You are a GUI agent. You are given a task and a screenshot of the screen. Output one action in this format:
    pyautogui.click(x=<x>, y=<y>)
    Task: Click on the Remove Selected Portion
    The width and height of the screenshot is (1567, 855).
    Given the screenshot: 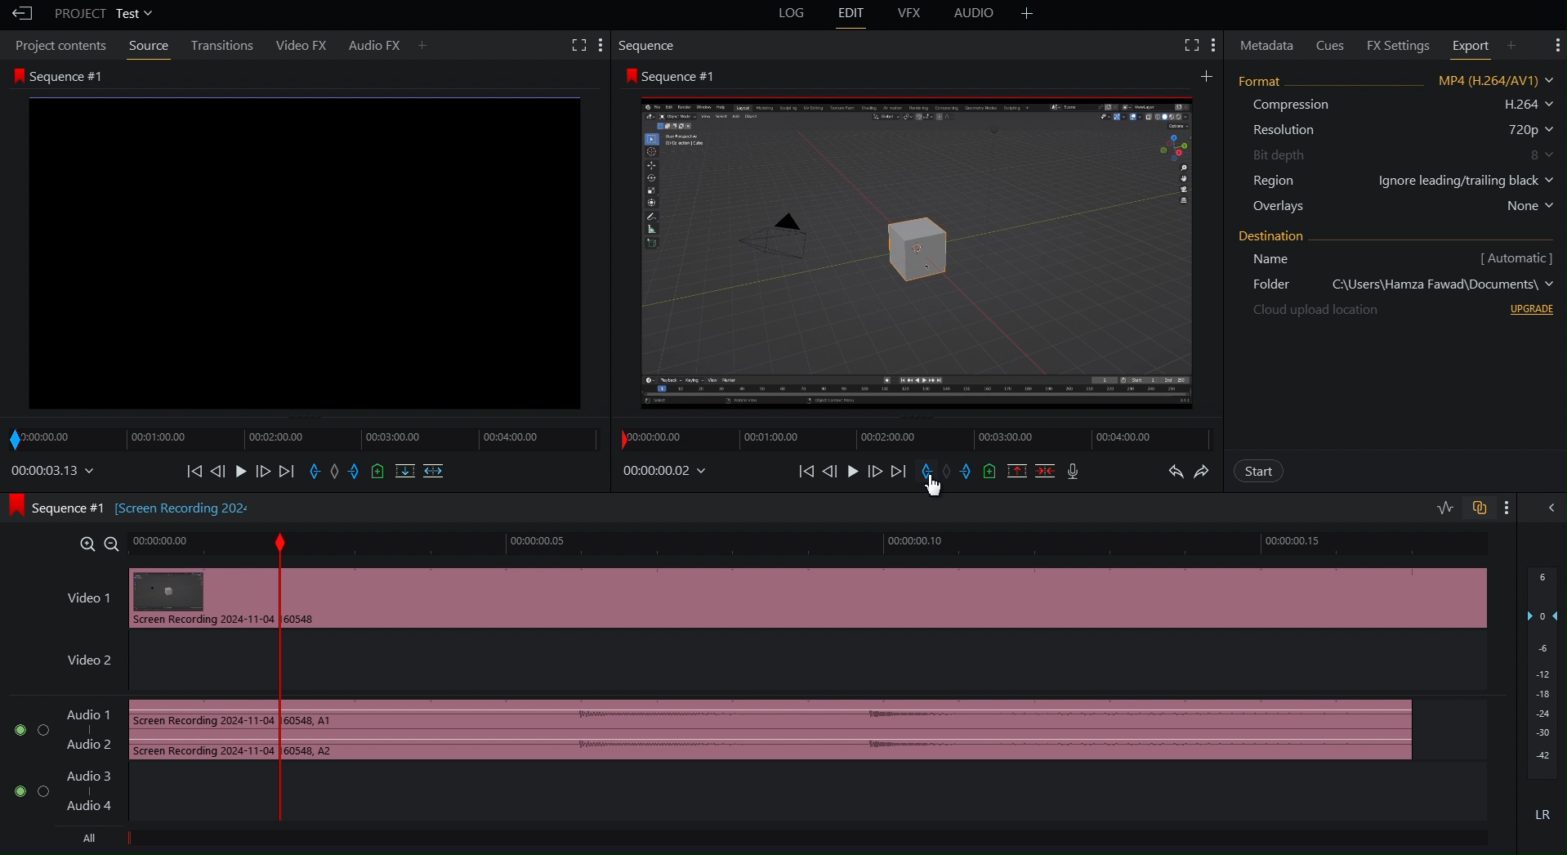 What is the action you would take?
    pyautogui.click(x=1017, y=471)
    